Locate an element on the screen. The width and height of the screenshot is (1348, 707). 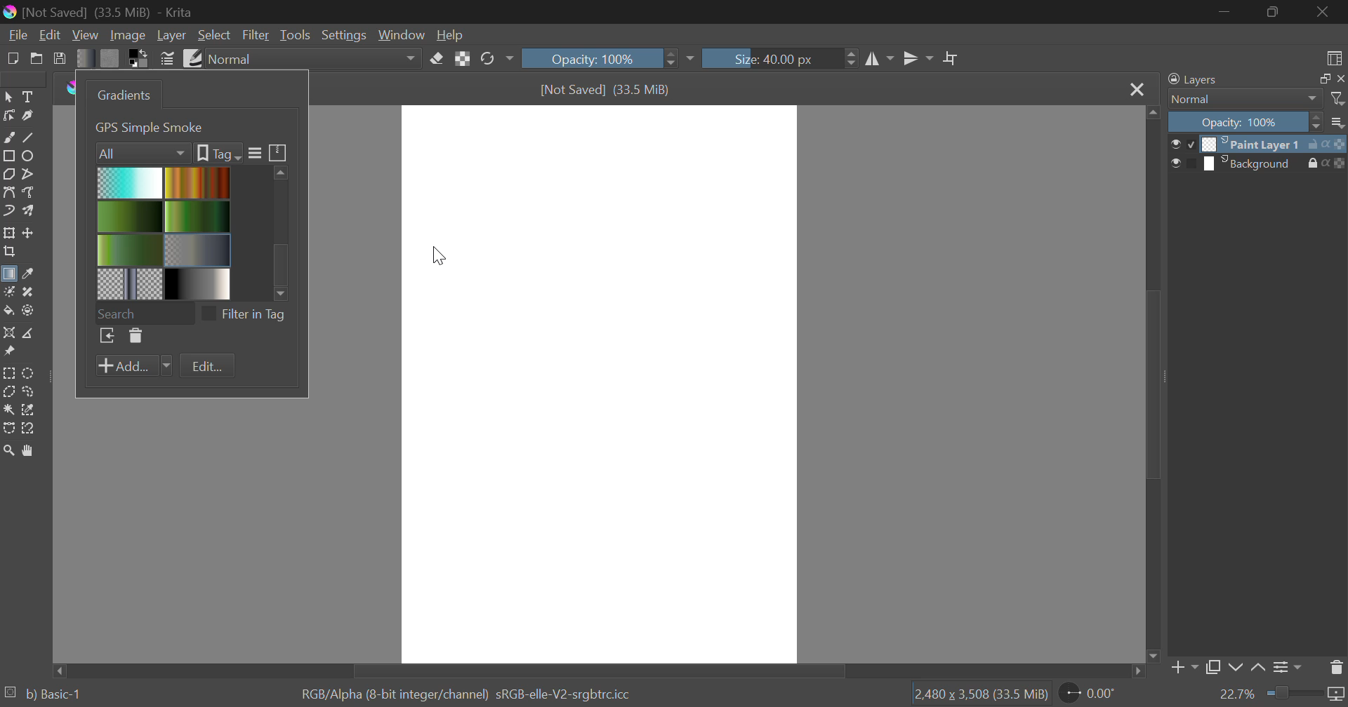
1. Foreground to Transparent is located at coordinates (180, 126).